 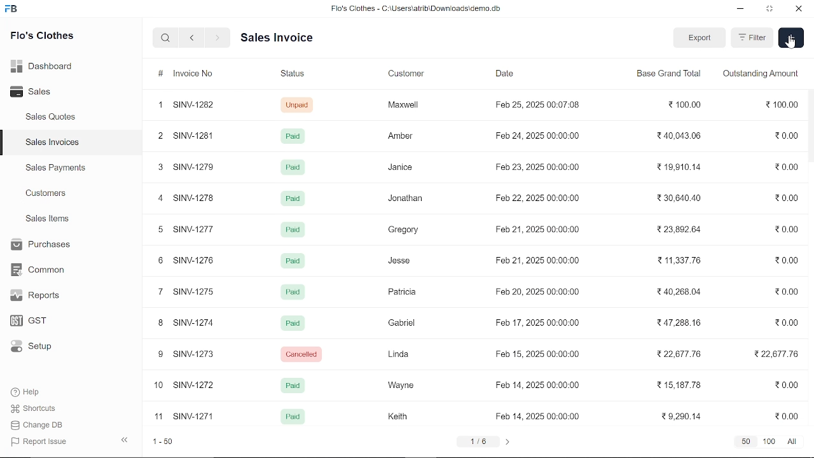 I want to click on 9 SINV-1273 Cancelled. Linda Feb 15, 2025 00:00:00 X22677.76 X22677.76, so click(x=477, y=353).